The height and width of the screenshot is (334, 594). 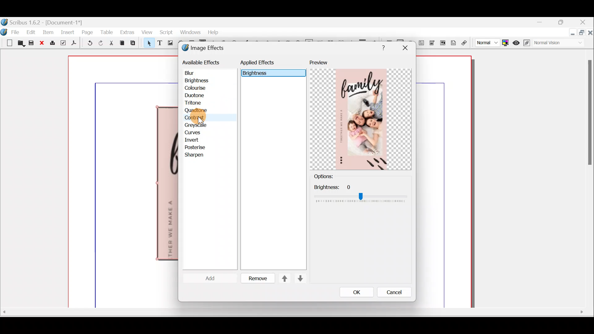 What do you see at coordinates (88, 32) in the screenshot?
I see `Page` at bounding box center [88, 32].